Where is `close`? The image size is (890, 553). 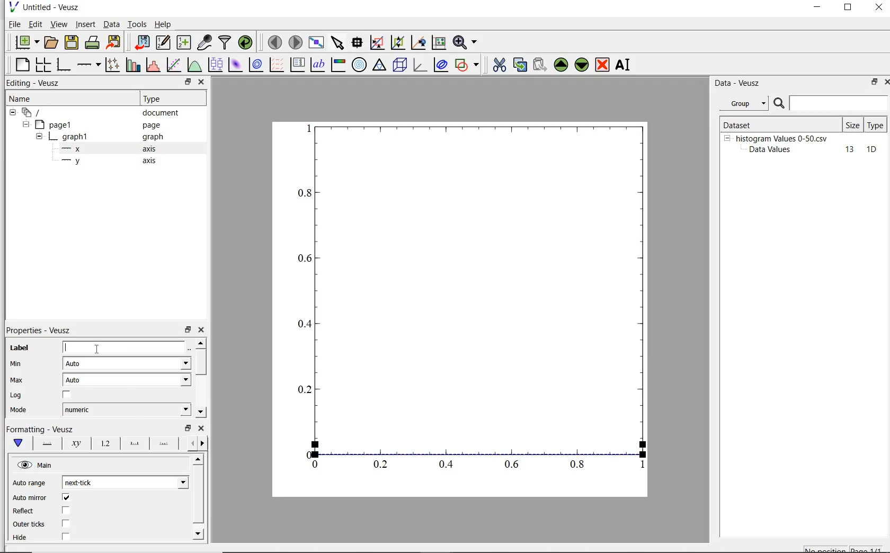
close is located at coordinates (202, 82).